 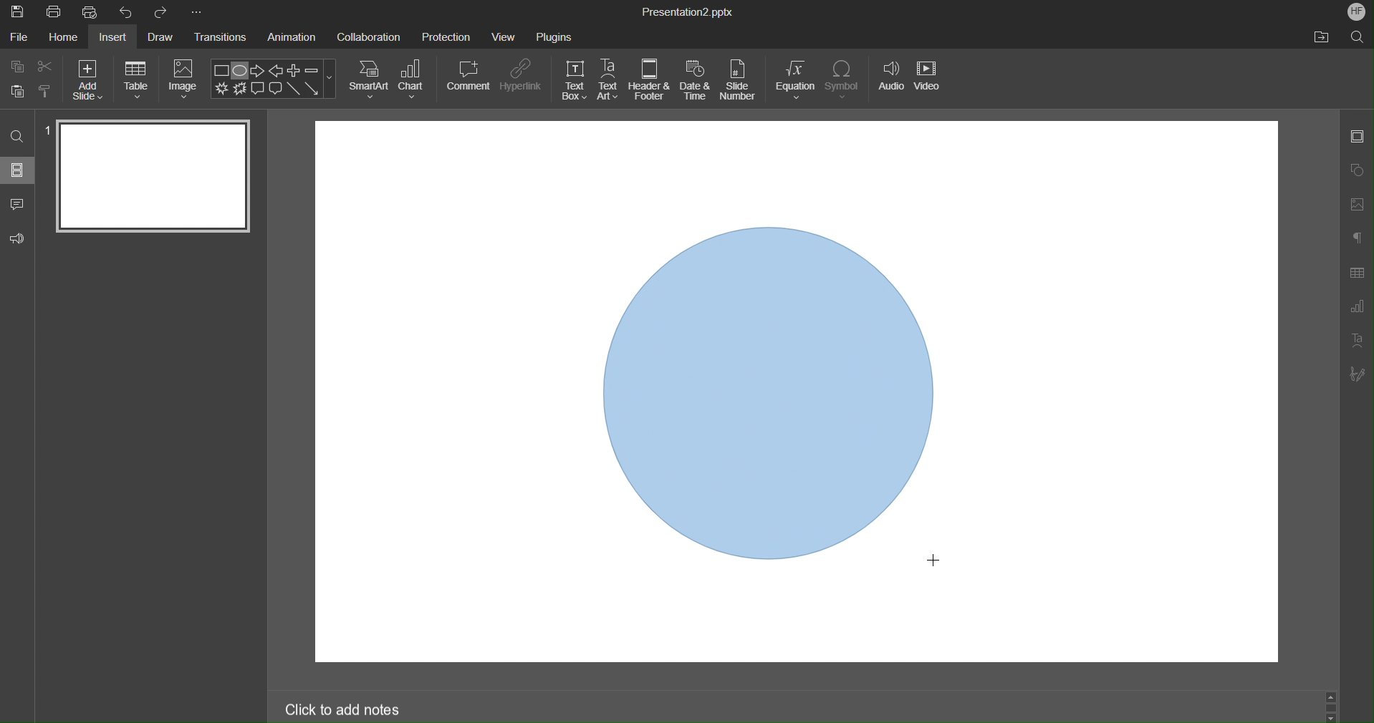 I want to click on Presentation2, so click(x=686, y=14).